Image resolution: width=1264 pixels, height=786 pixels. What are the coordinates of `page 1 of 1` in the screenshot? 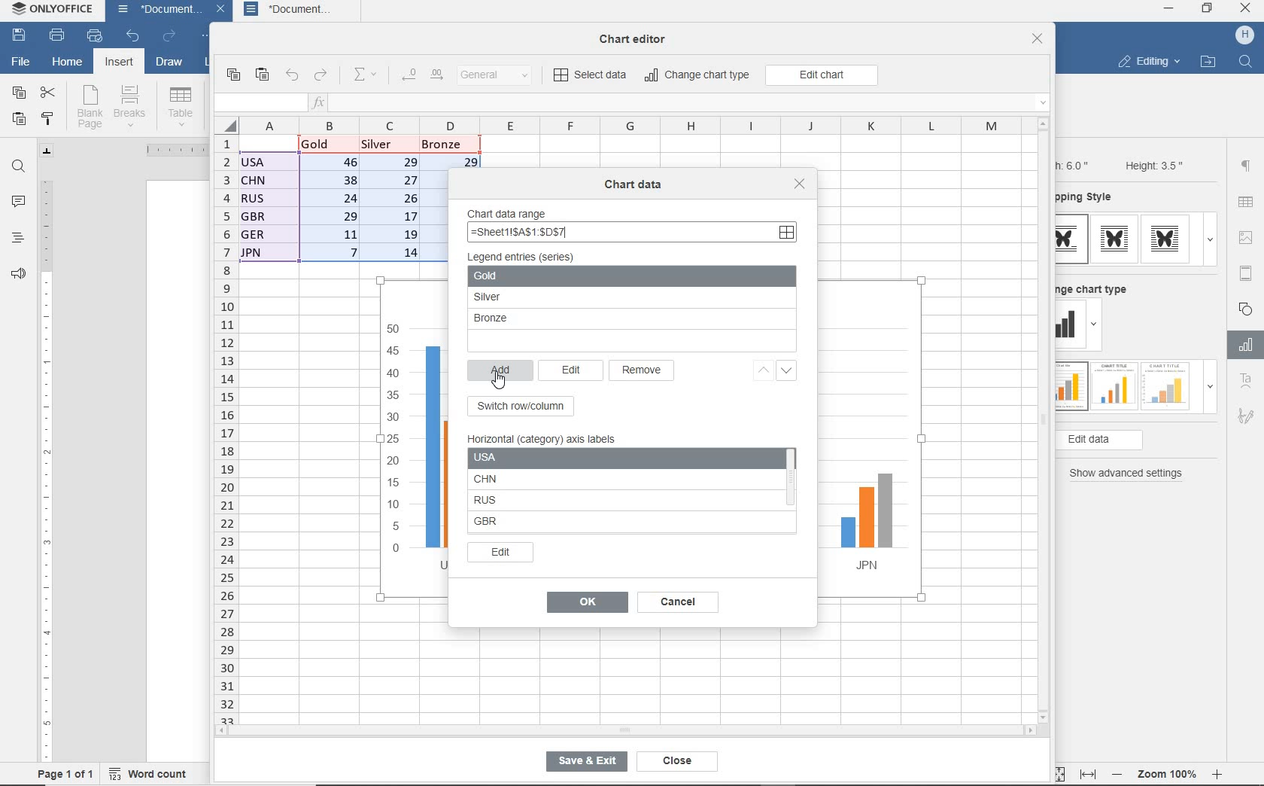 It's located at (66, 773).